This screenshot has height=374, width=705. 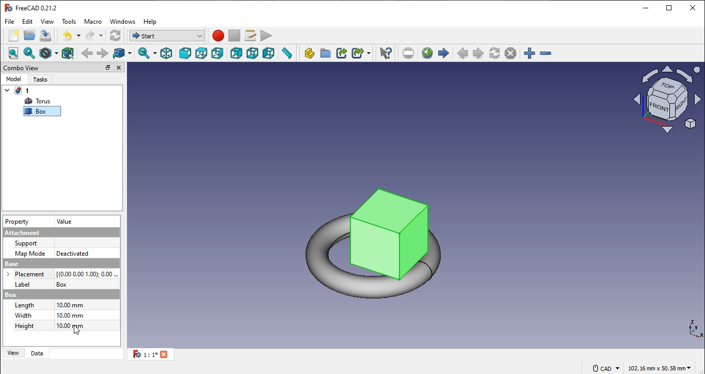 I want to click on box, so click(x=39, y=112).